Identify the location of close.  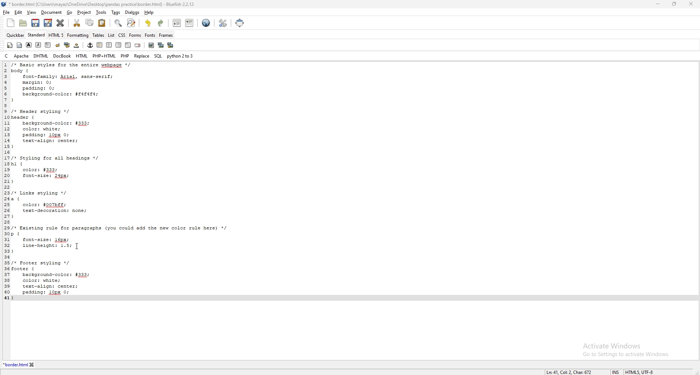
(692, 4).